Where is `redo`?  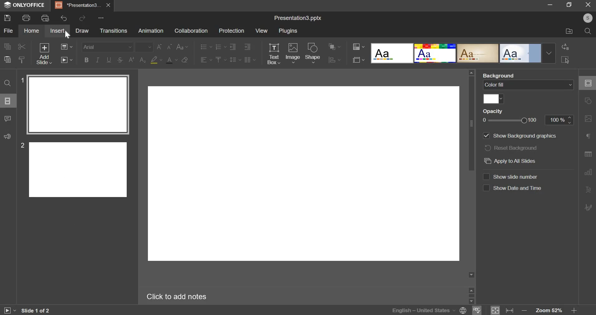 redo is located at coordinates (83, 17).